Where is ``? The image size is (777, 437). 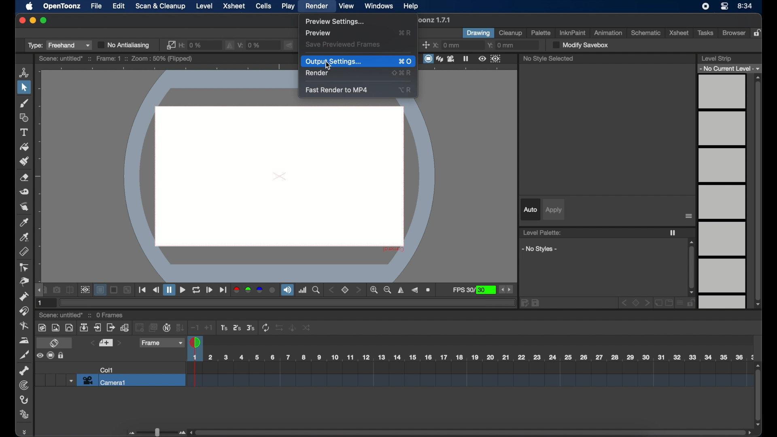  is located at coordinates (251, 327).